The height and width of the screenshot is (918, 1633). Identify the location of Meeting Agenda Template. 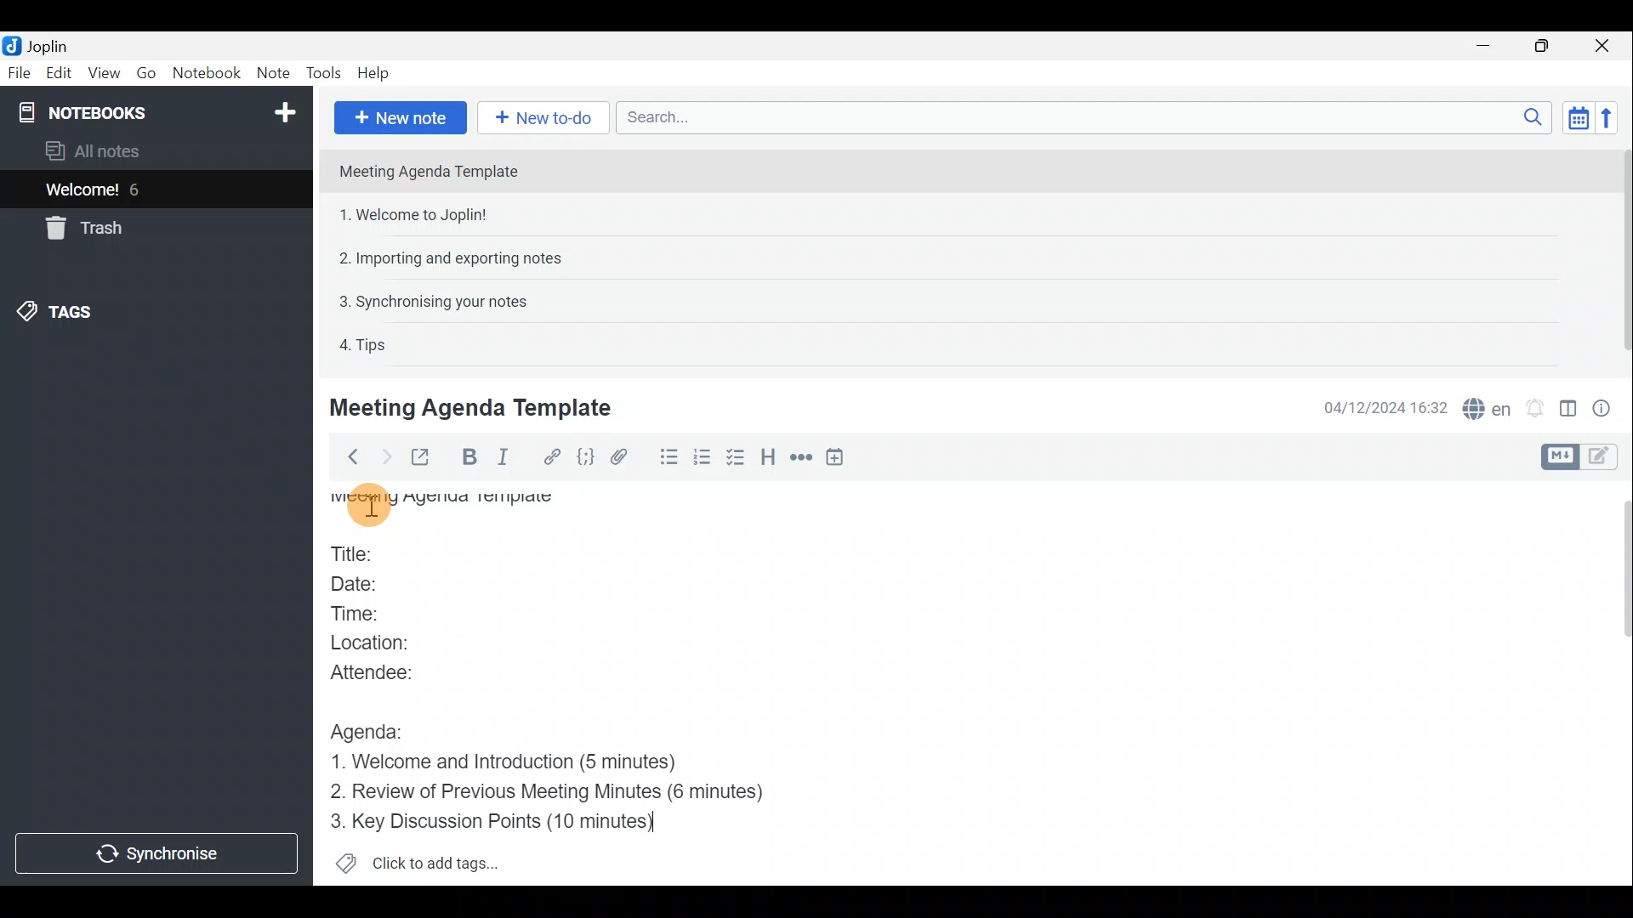
(447, 507).